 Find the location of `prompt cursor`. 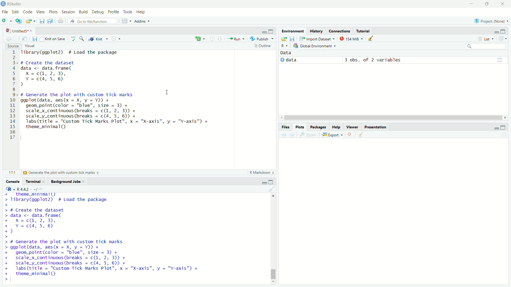

prompt cursor is located at coordinates (4, 280).